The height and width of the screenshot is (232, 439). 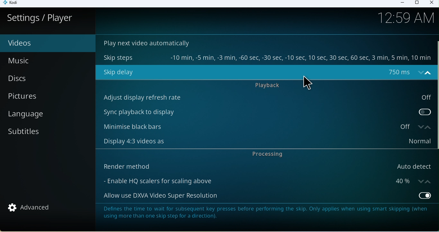 I want to click on Allow use DXVA video super resolution, so click(x=266, y=195).